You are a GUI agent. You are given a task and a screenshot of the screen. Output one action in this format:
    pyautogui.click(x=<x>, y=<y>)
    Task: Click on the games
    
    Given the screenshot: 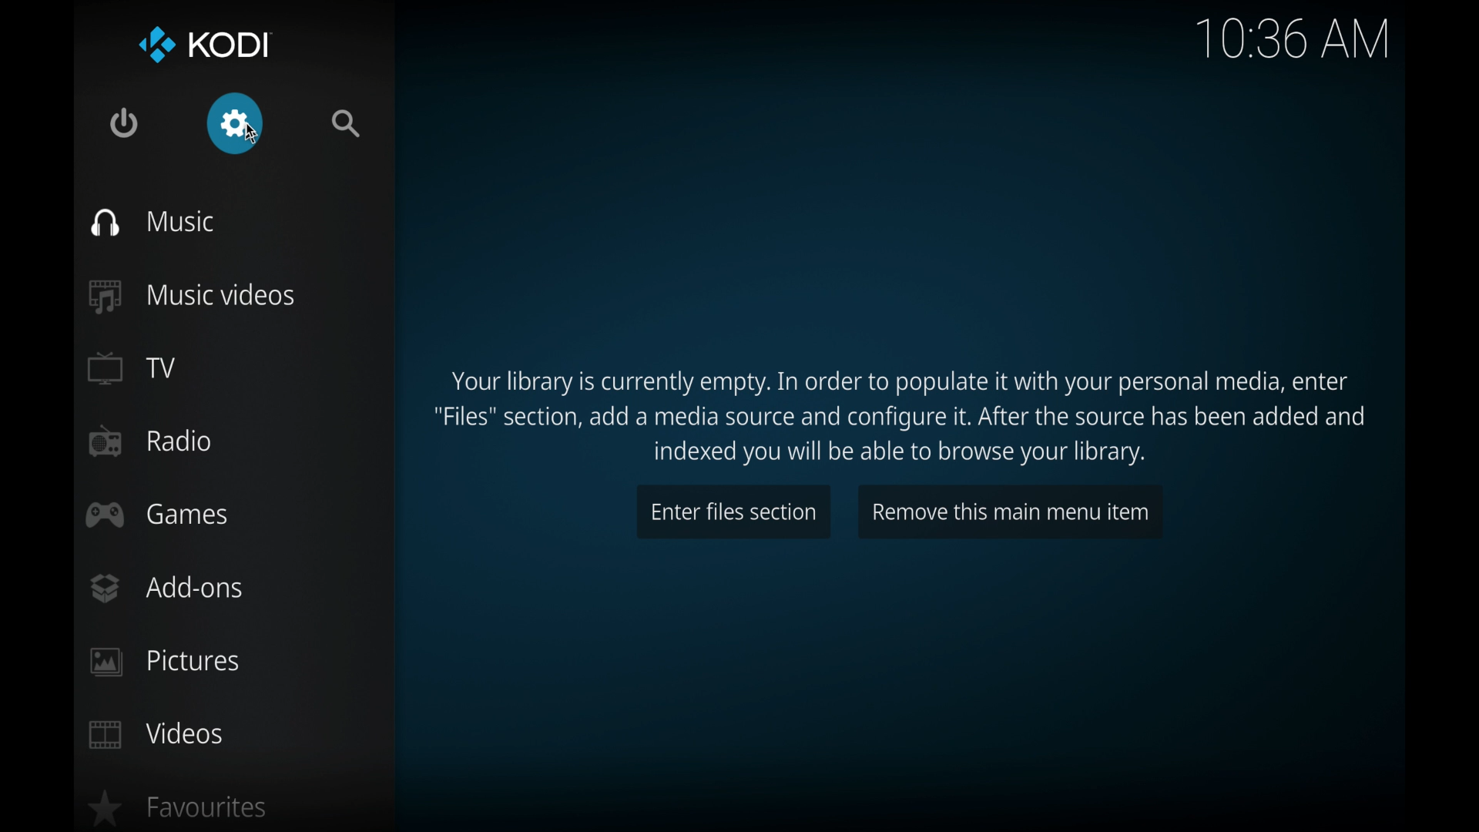 What is the action you would take?
    pyautogui.click(x=157, y=514)
    